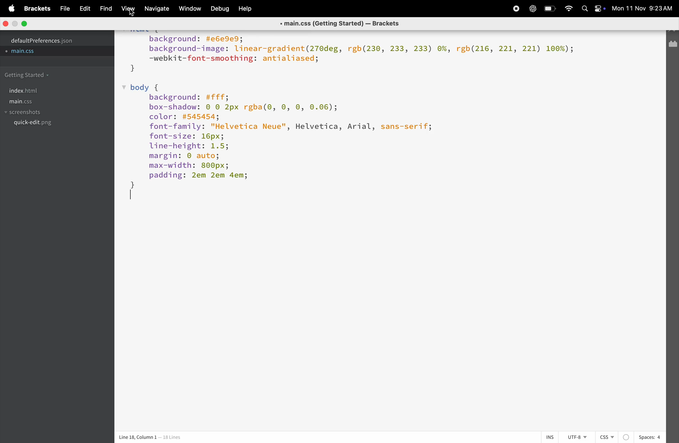  What do you see at coordinates (23, 91) in the screenshot?
I see `index.html` at bounding box center [23, 91].